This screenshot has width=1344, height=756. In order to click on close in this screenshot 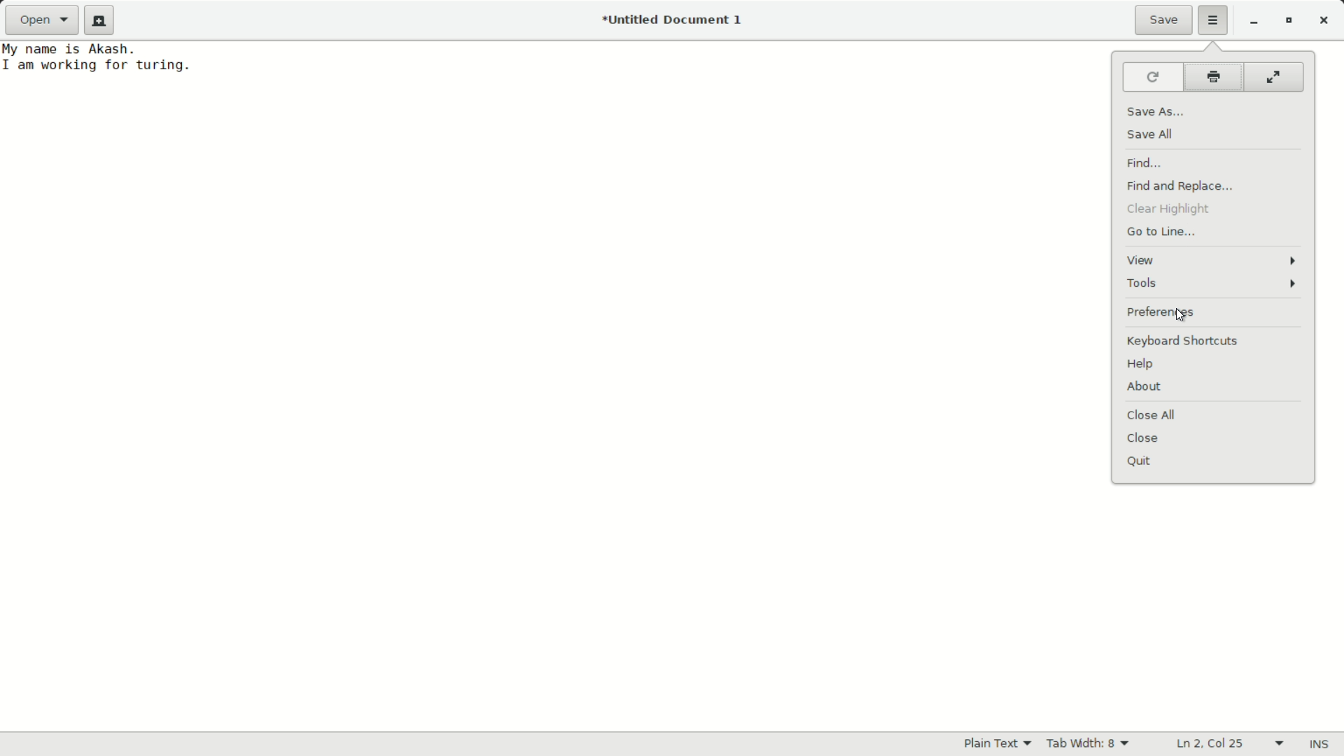, I will do `click(1144, 437)`.